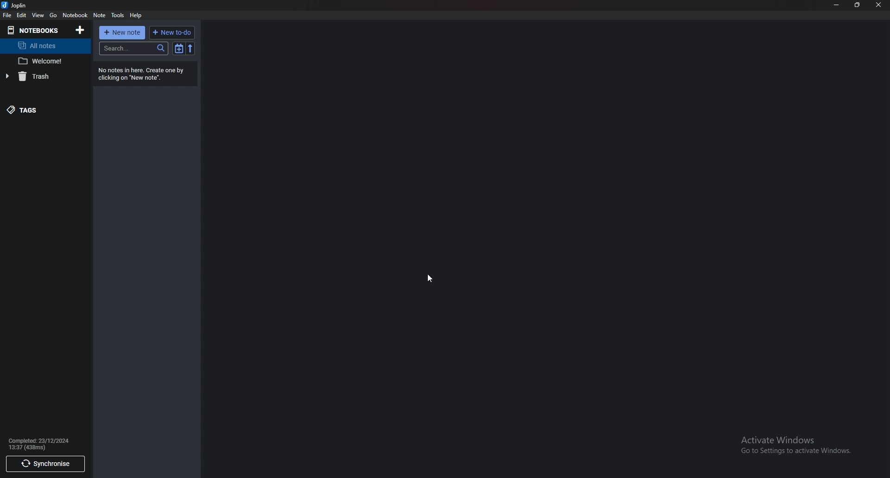 The width and height of the screenshot is (890, 478). Describe the element at coordinates (100, 15) in the screenshot. I see `note` at that location.